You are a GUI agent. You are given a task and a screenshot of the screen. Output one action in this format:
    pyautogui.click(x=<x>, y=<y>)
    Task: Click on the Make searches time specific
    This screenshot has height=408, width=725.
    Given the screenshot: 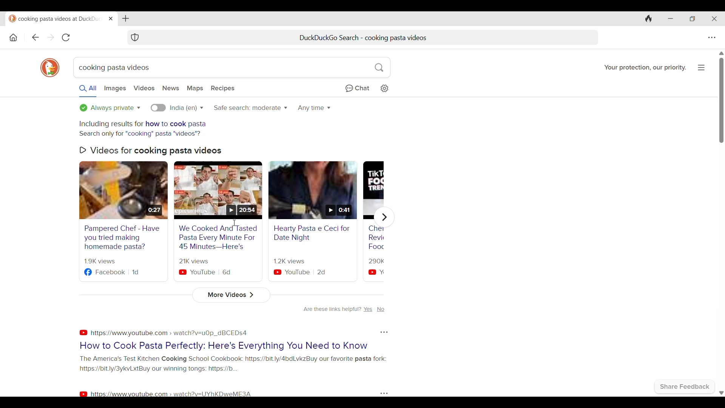 What is the action you would take?
    pyautogui.click(x=315, y=108)
    